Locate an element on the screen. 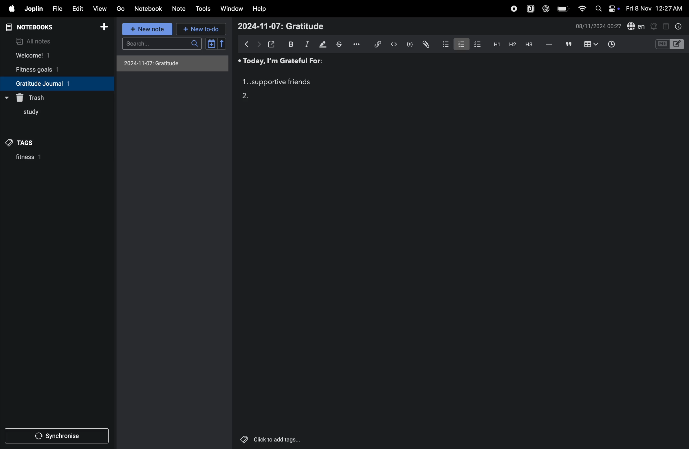 This screenshot has width=689, height=449. italic is located at coordinates (306, 45).